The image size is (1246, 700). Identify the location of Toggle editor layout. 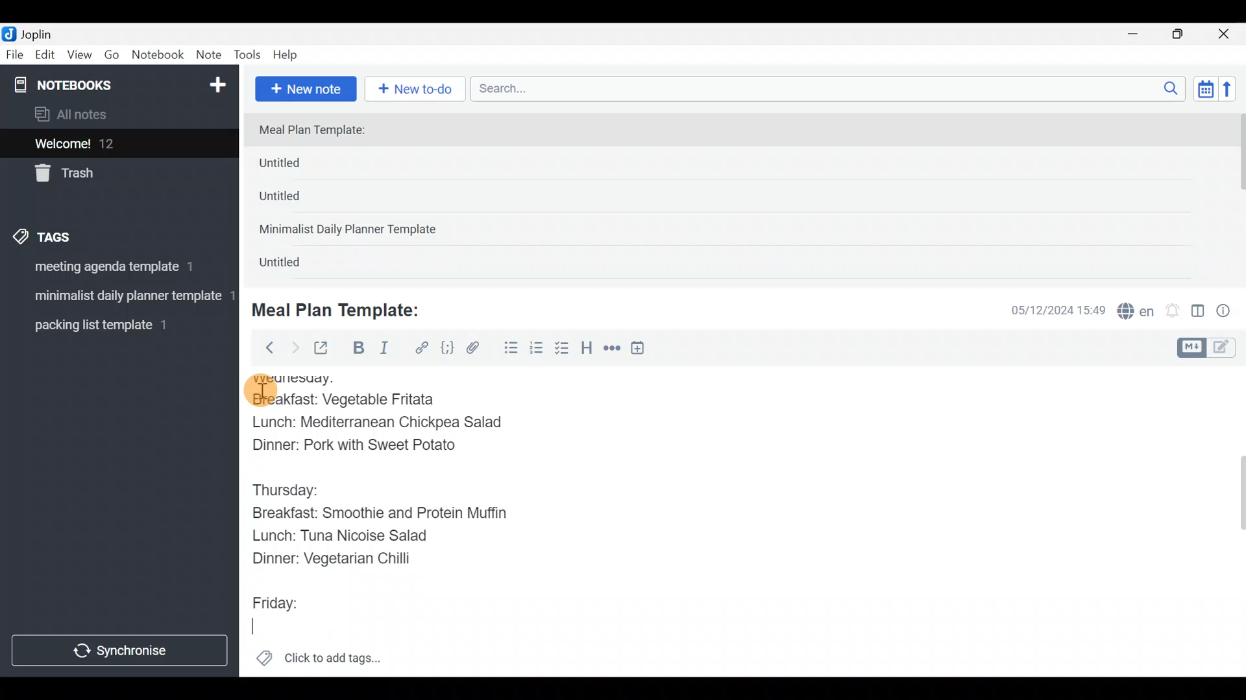
(1199, 312).